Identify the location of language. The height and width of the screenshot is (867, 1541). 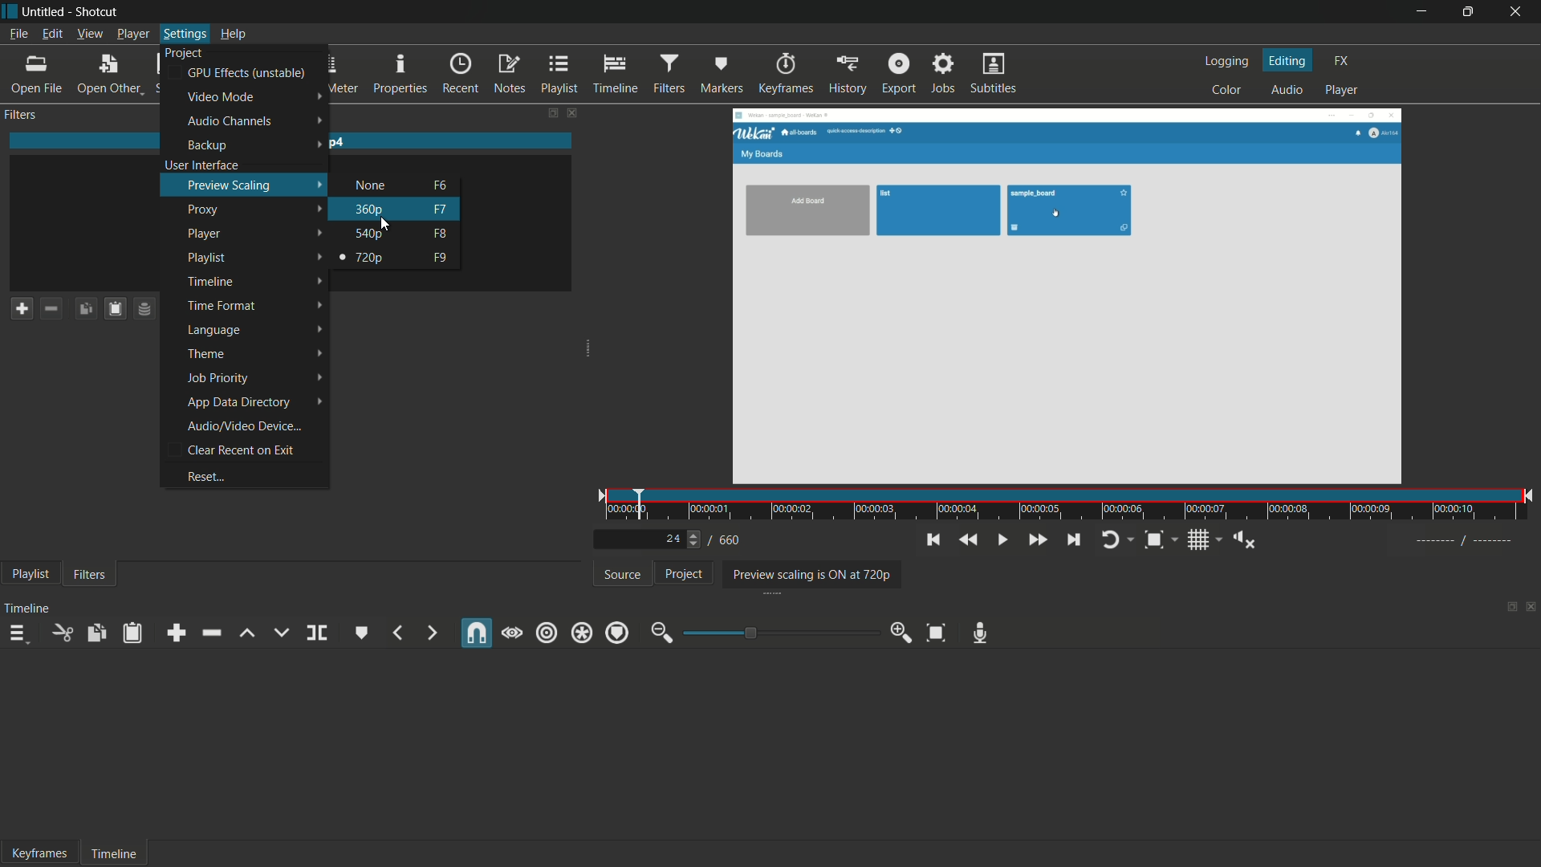
(213, 330).